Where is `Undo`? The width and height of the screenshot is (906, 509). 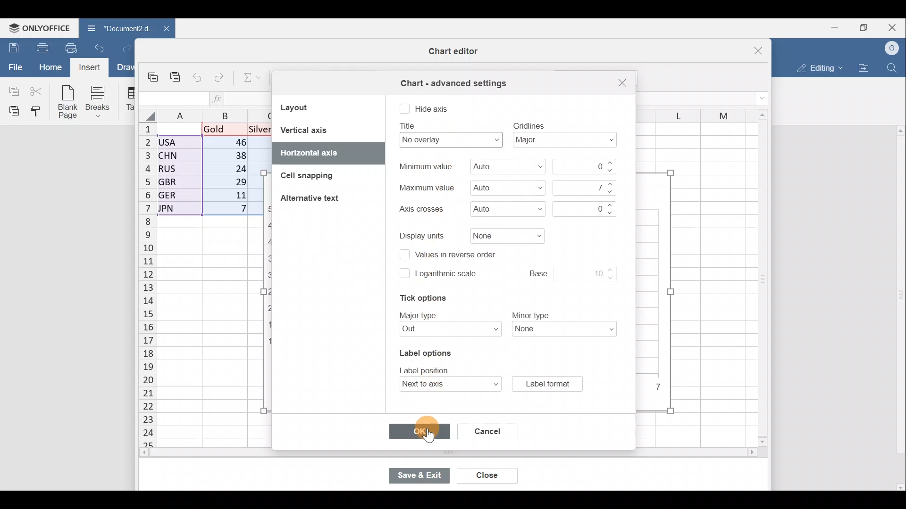
Undo is located at coordinates (99, 47).